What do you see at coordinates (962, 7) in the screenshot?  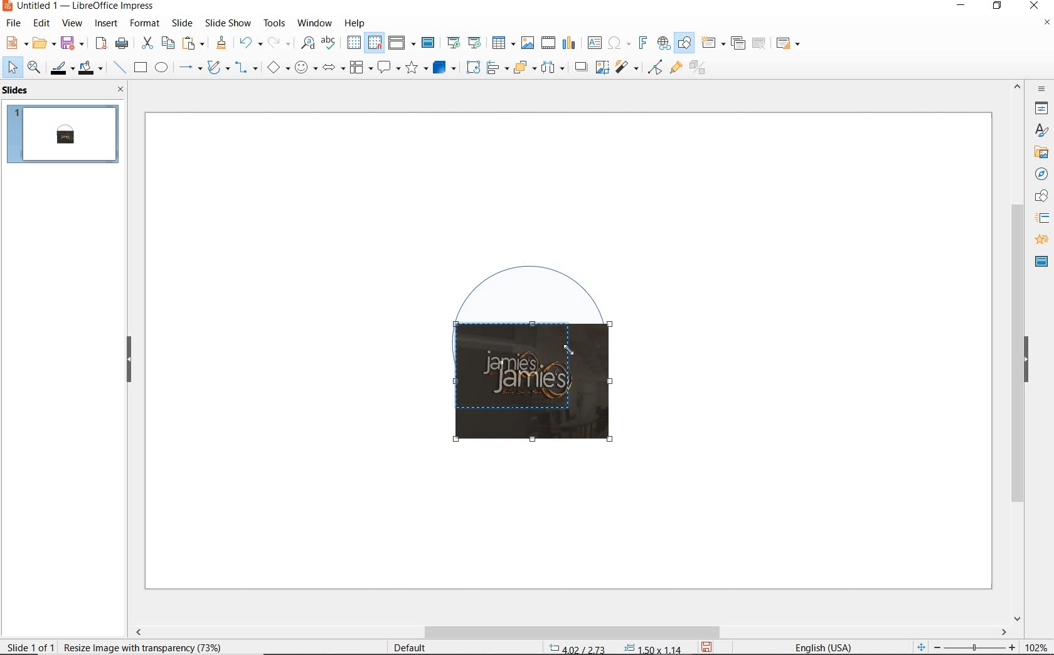 I see `minimize` at bounding box center [962, 7].